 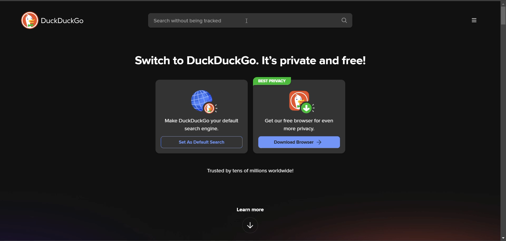 What do you see at coordinates (300, 142) in the screenshot?
I see `download browser` at bounding box center [300, 142].